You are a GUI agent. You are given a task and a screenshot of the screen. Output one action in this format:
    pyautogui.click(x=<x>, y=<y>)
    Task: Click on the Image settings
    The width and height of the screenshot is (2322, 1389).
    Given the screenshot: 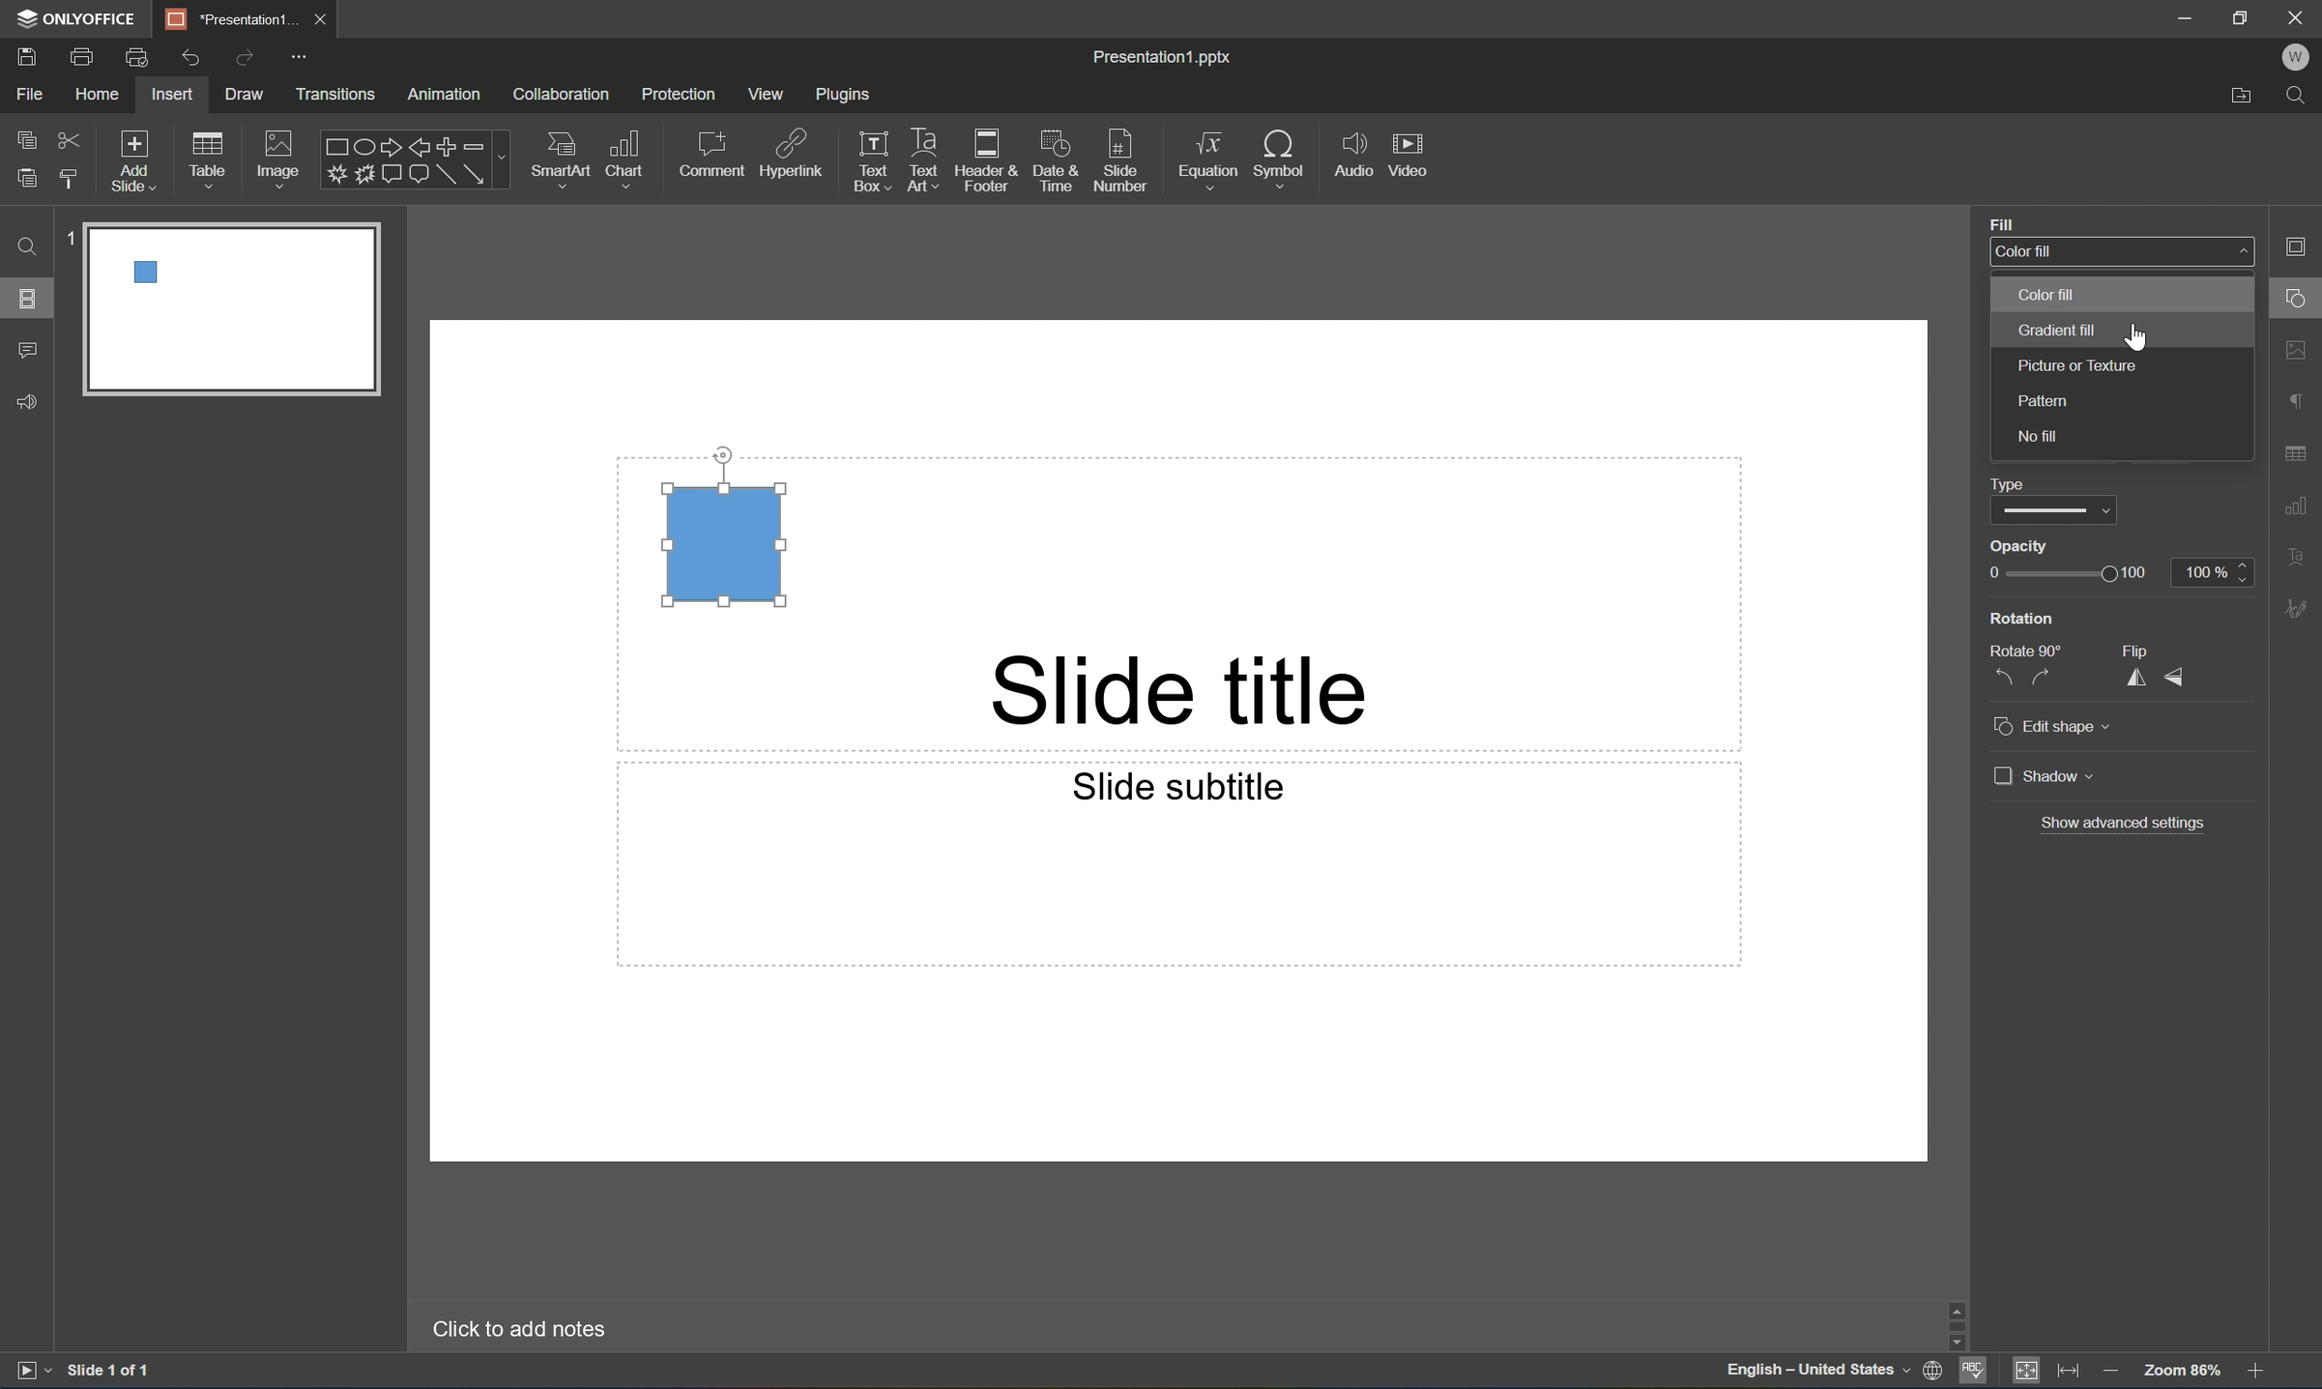 What is the action you would take?
    pyautogui.click(x=2301, y=346)
    